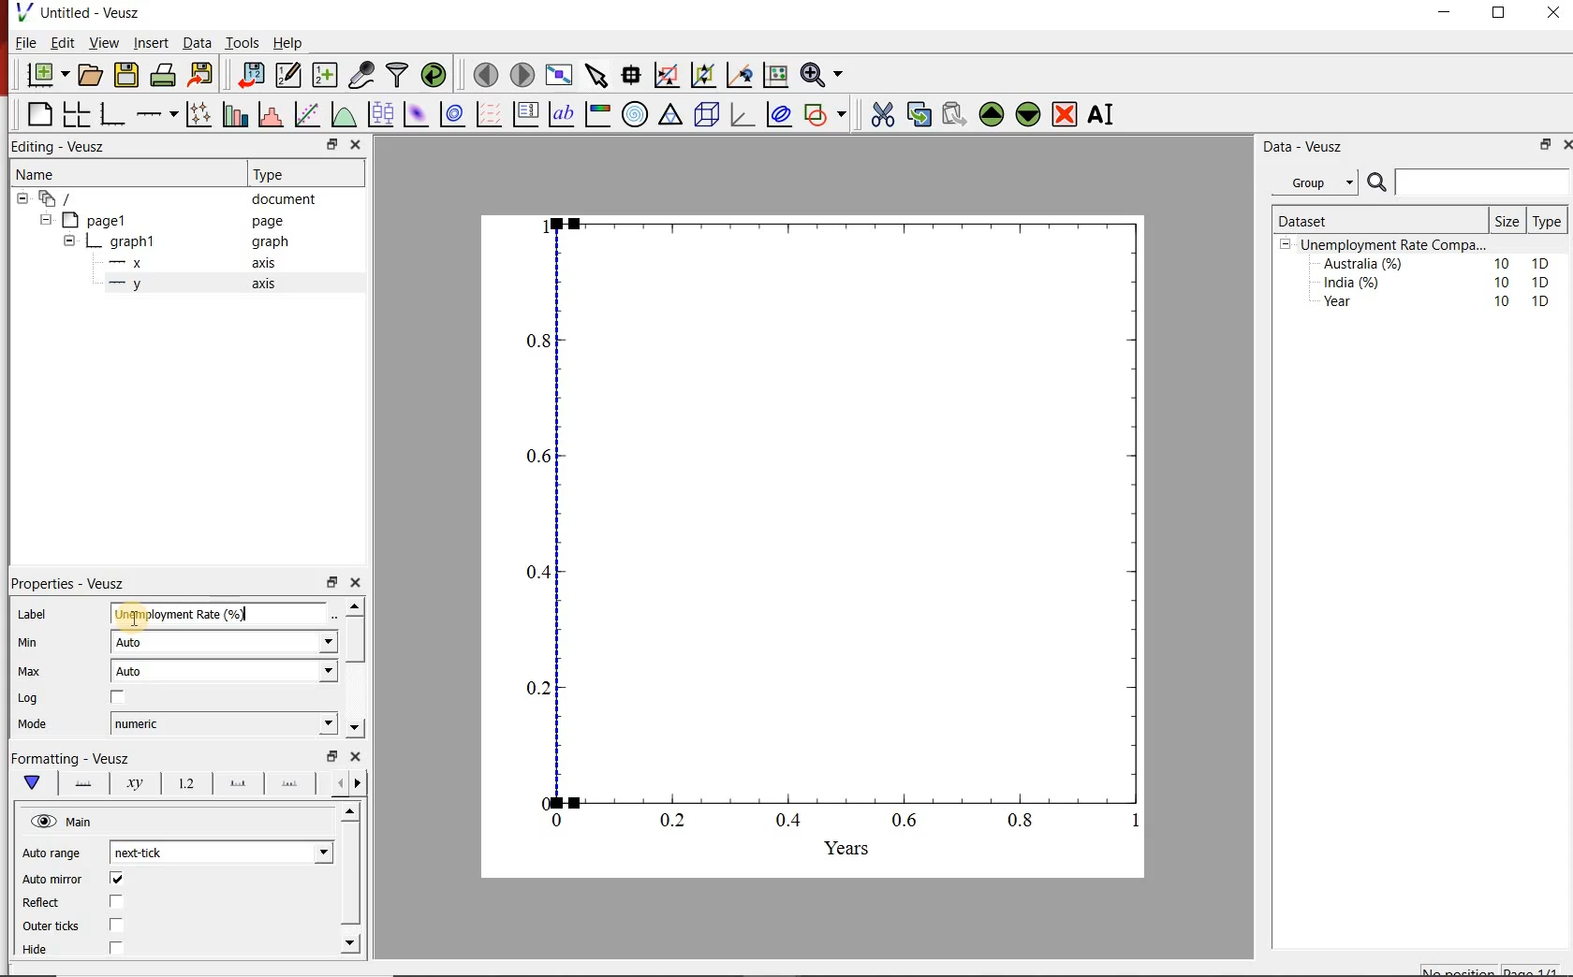 This screenshot has height=977, width=1573. What do you see at coordinates (344, 114) in the screenshot?
I see `plot a function` at bounding box center [344, 114].